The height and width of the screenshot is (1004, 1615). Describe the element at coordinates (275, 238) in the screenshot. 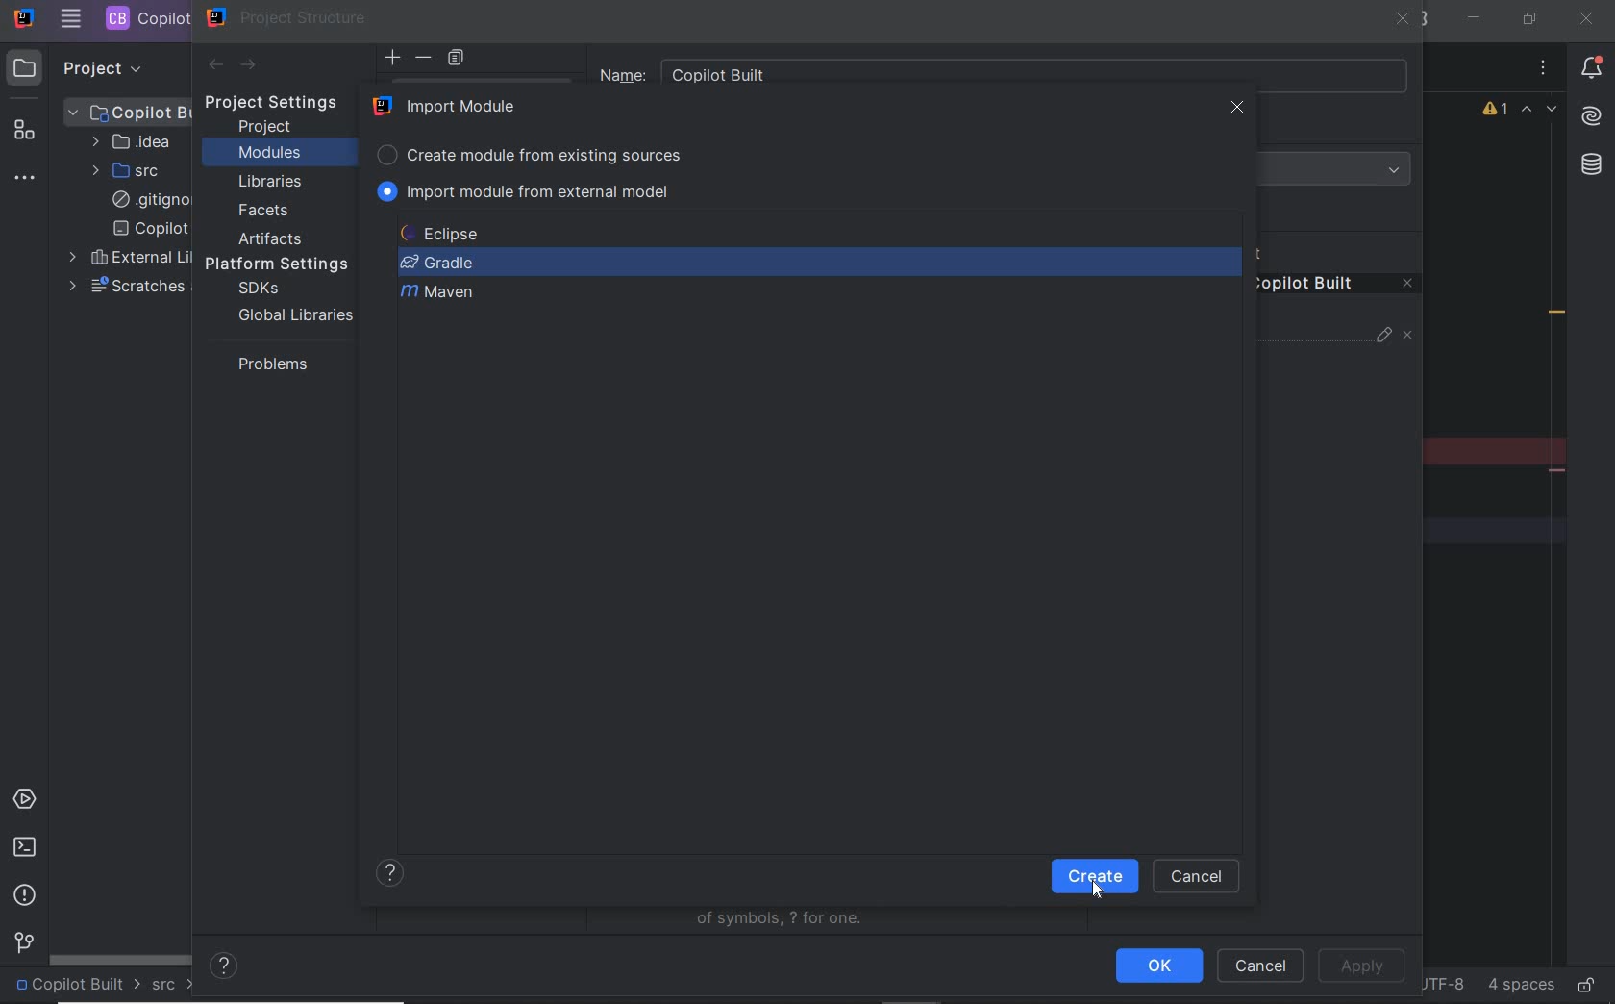

I see `artifacts` at that location.